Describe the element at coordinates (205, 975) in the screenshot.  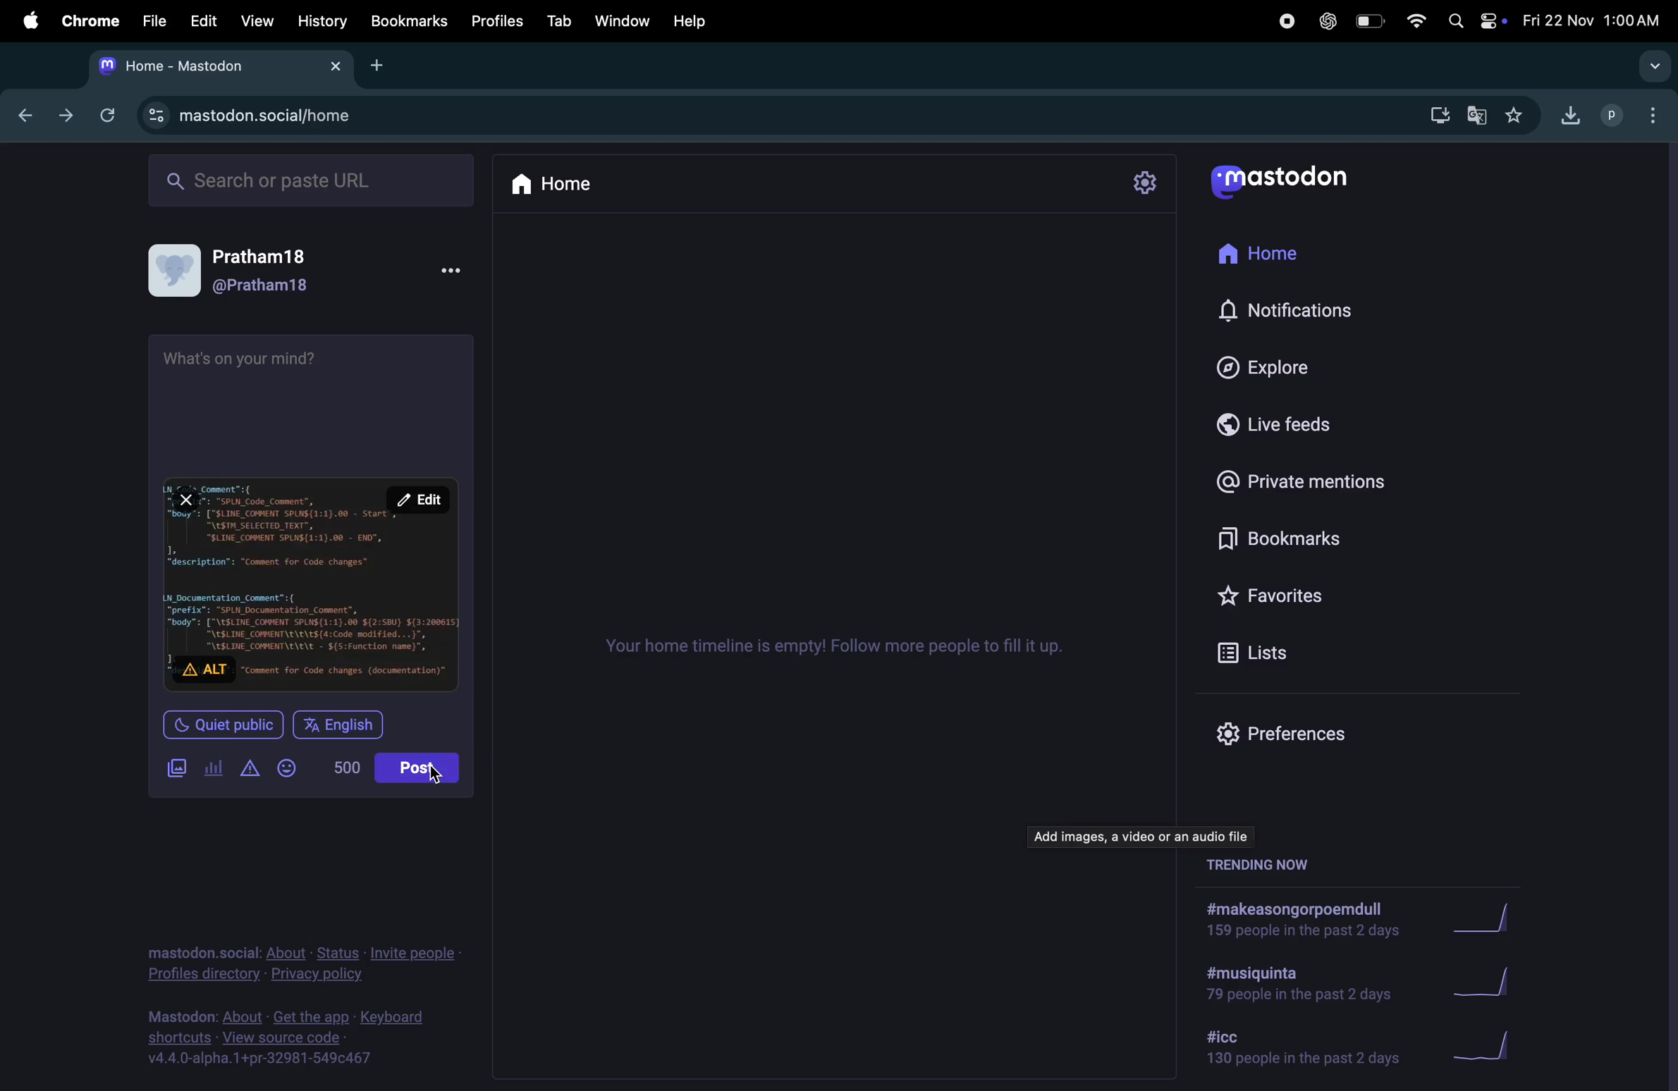
I see `profiles directory` at that location.